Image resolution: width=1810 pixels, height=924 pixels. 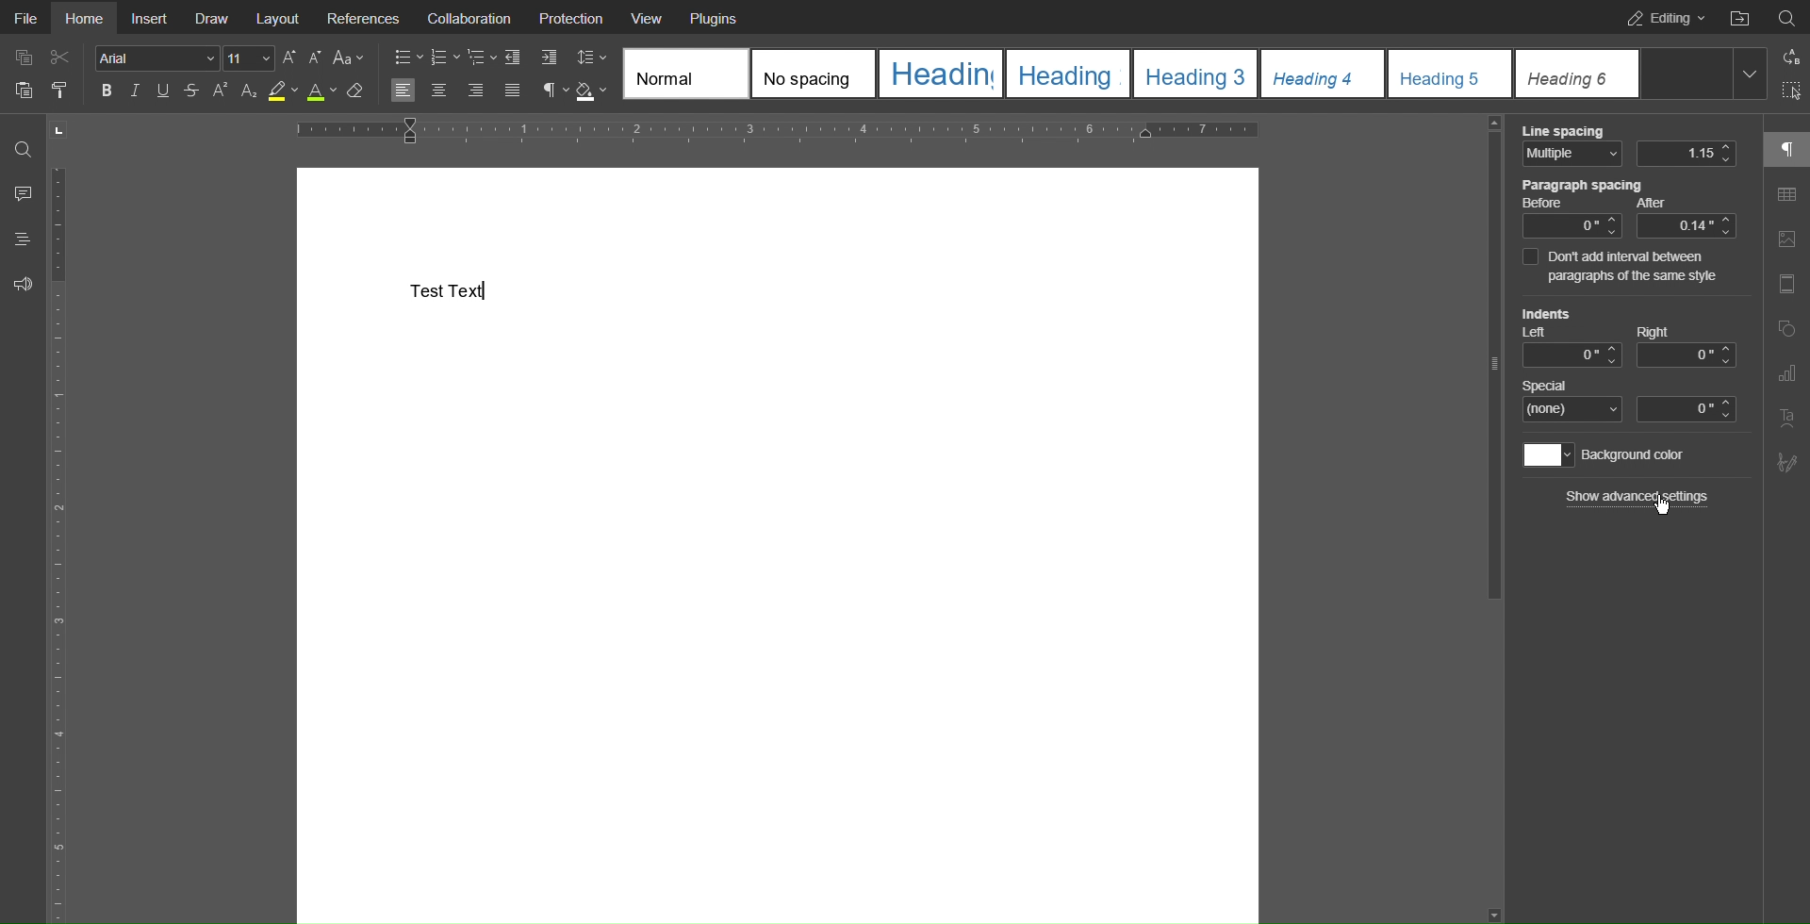 What do you see at coordinates (1628, 208) in the screenshot?
I see `Paragraph spacing` at bounding box center [1628, 208].